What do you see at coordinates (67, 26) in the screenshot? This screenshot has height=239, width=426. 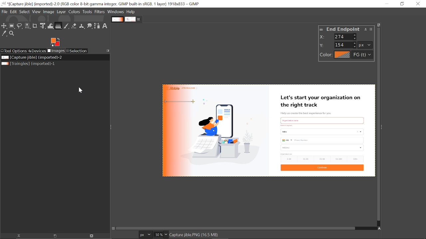 I see `Paintbrush tool` at bounding box center [67, 26].